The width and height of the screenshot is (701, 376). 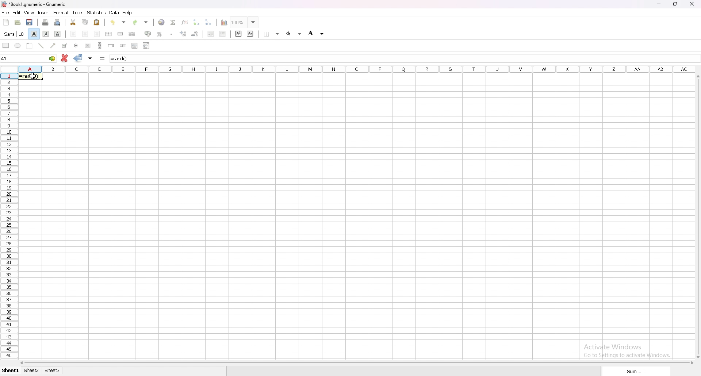 I want to click on resize, so click(x=675, y=4).